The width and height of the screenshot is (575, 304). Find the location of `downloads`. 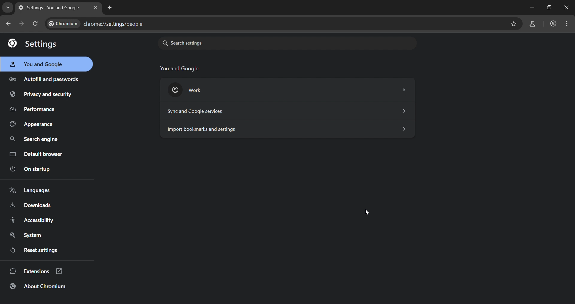

downloads is located at coordinates (32, 206).